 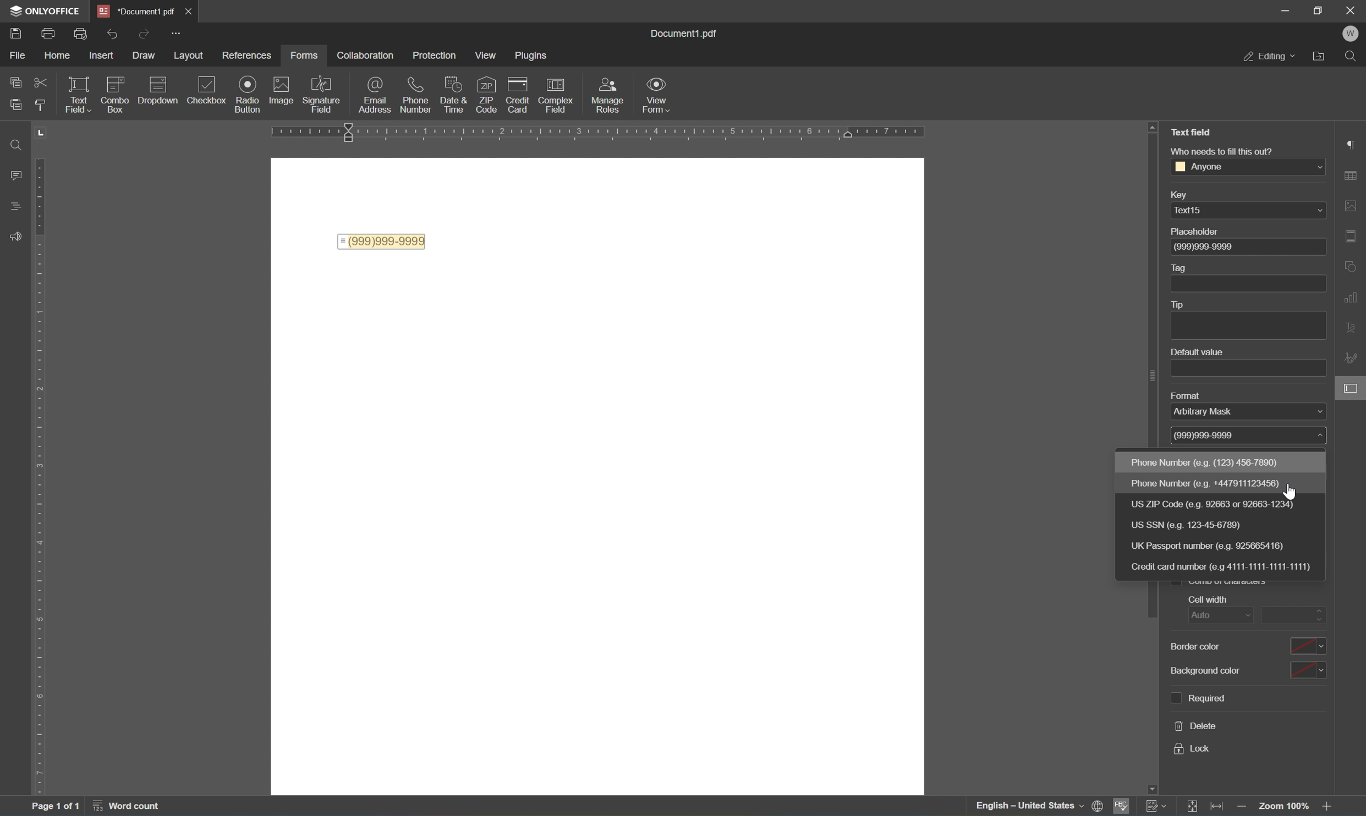 I want to click on undo, so click(x=112, y=34).